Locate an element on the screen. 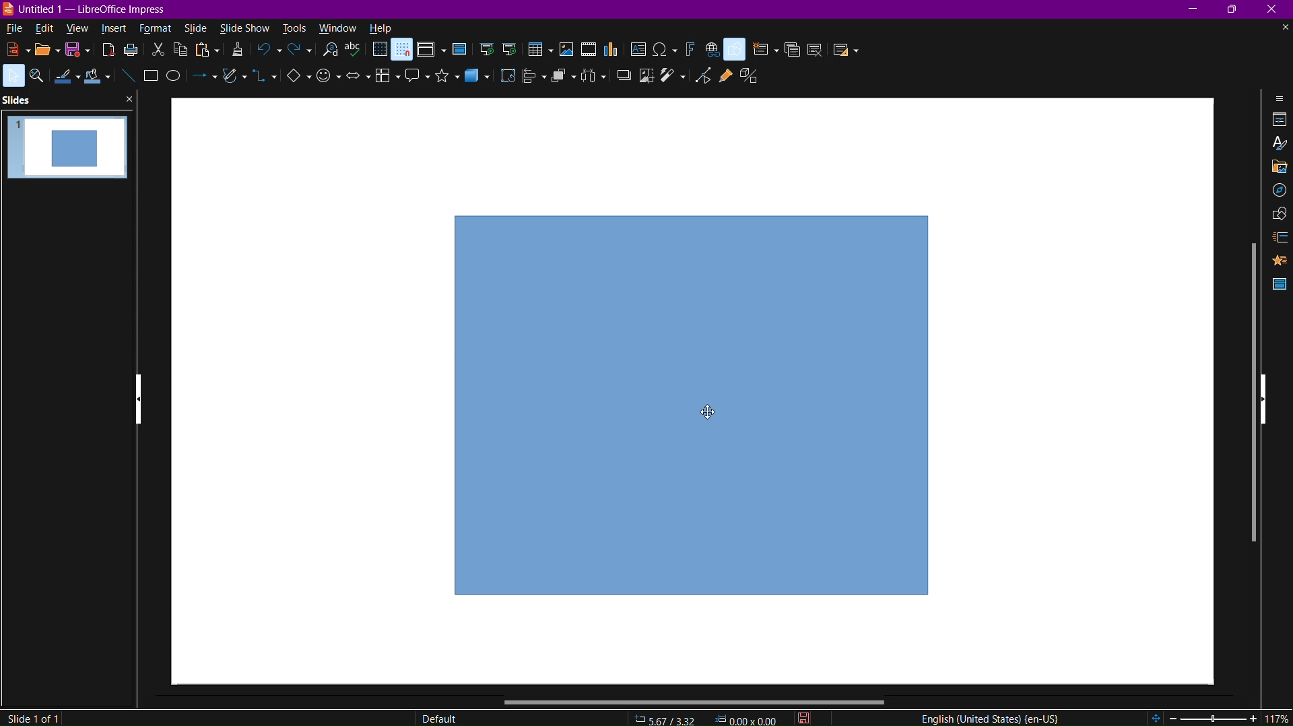 This screenshot has height=726, width=1293. zoom in is located at coordinates (1254, 718).